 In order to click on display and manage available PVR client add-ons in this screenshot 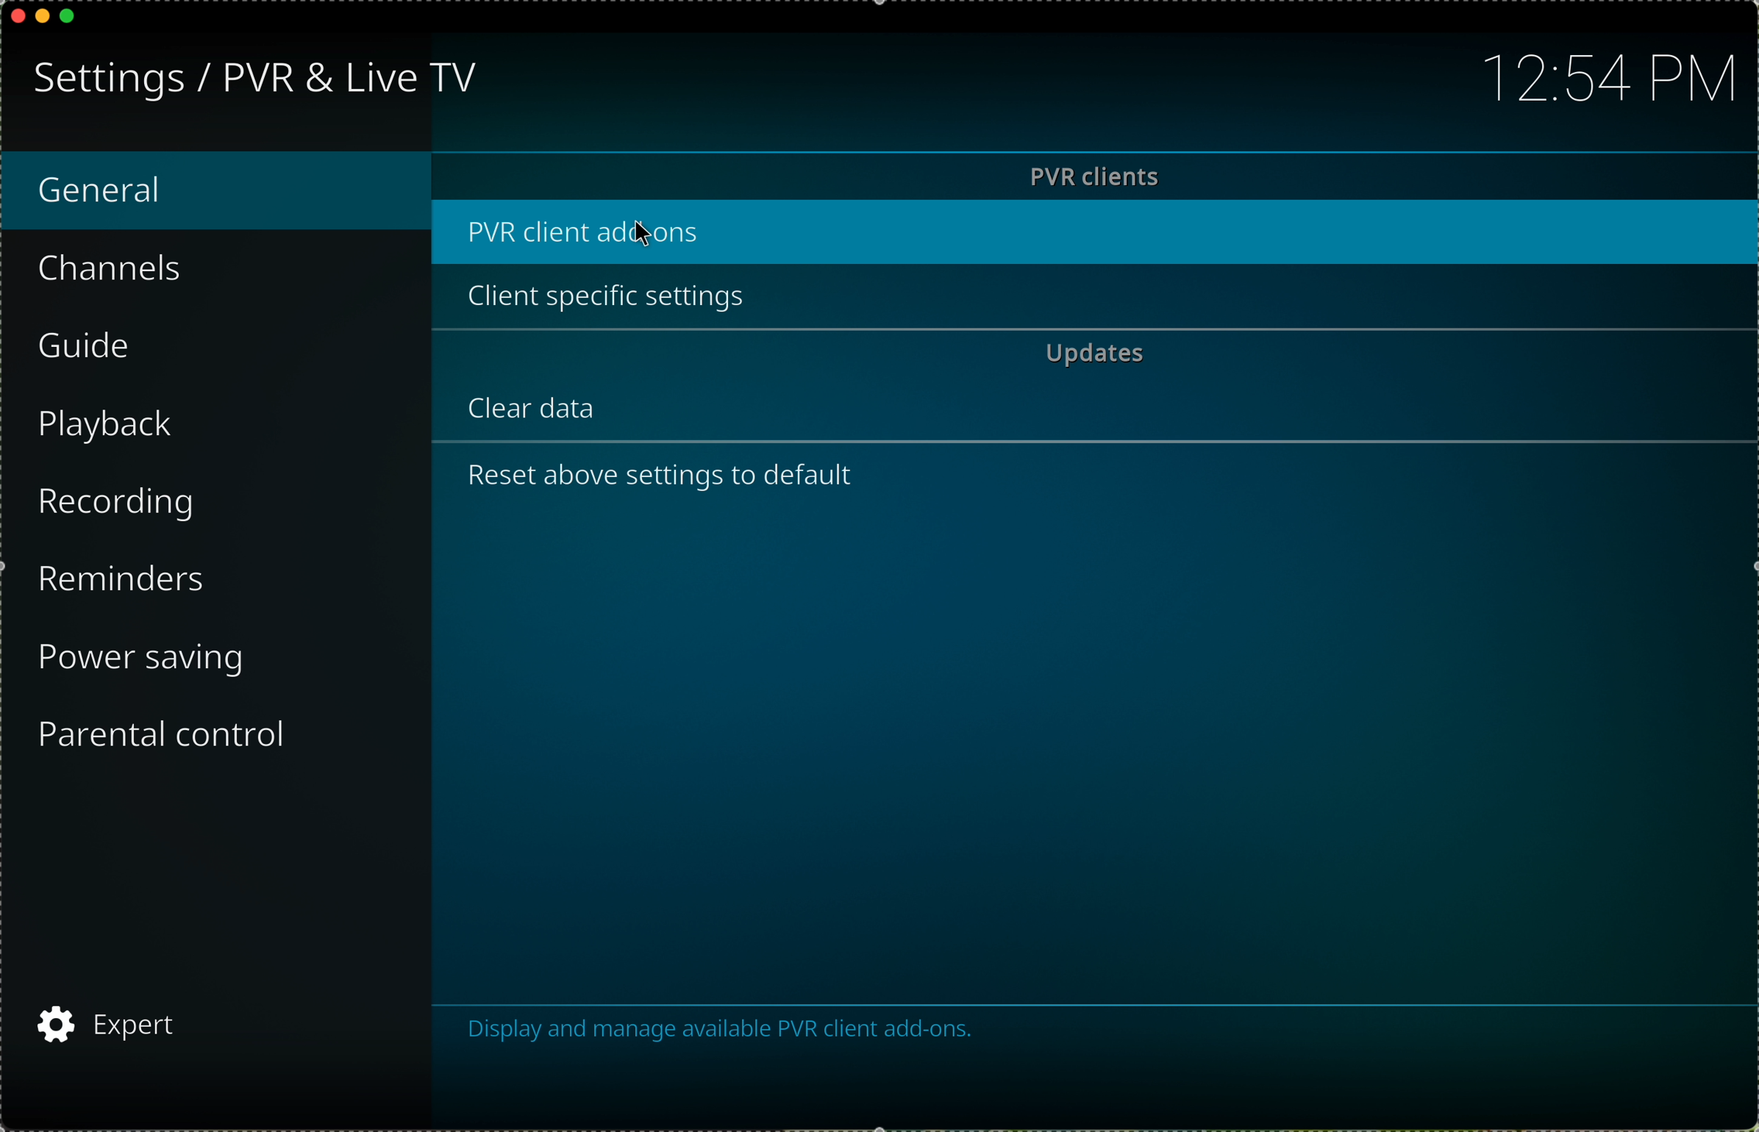, I will do `click(730, 1033)`.